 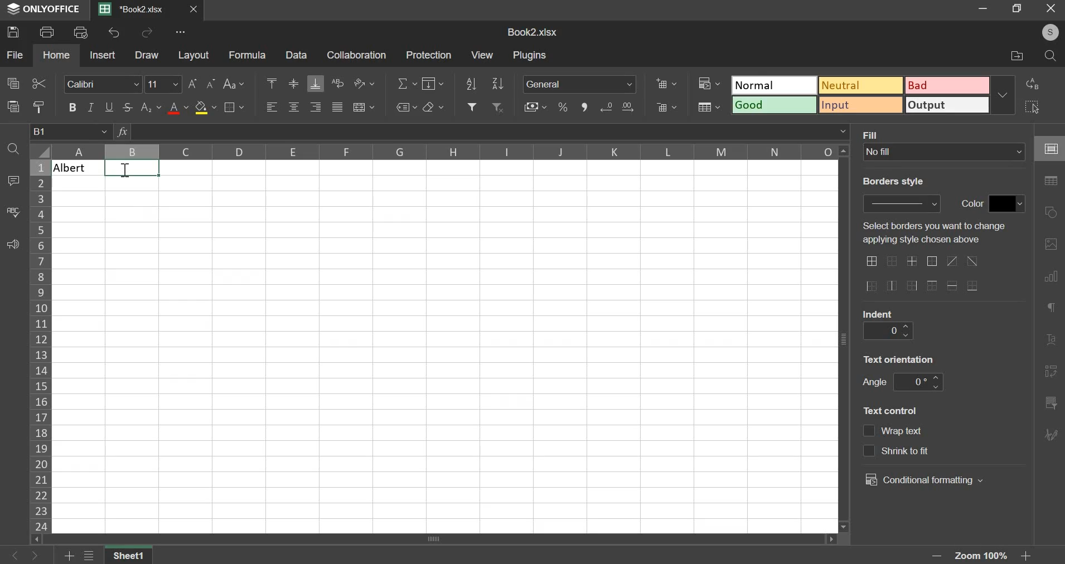 What do you see at coordinates (122, 131) in the screenshot?
I see `function` at bounding box center [122, 131].